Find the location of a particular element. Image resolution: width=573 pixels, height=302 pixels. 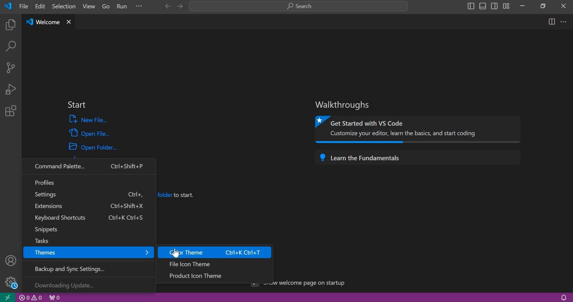

backup and sync settings is located at coordinates (91, 268).